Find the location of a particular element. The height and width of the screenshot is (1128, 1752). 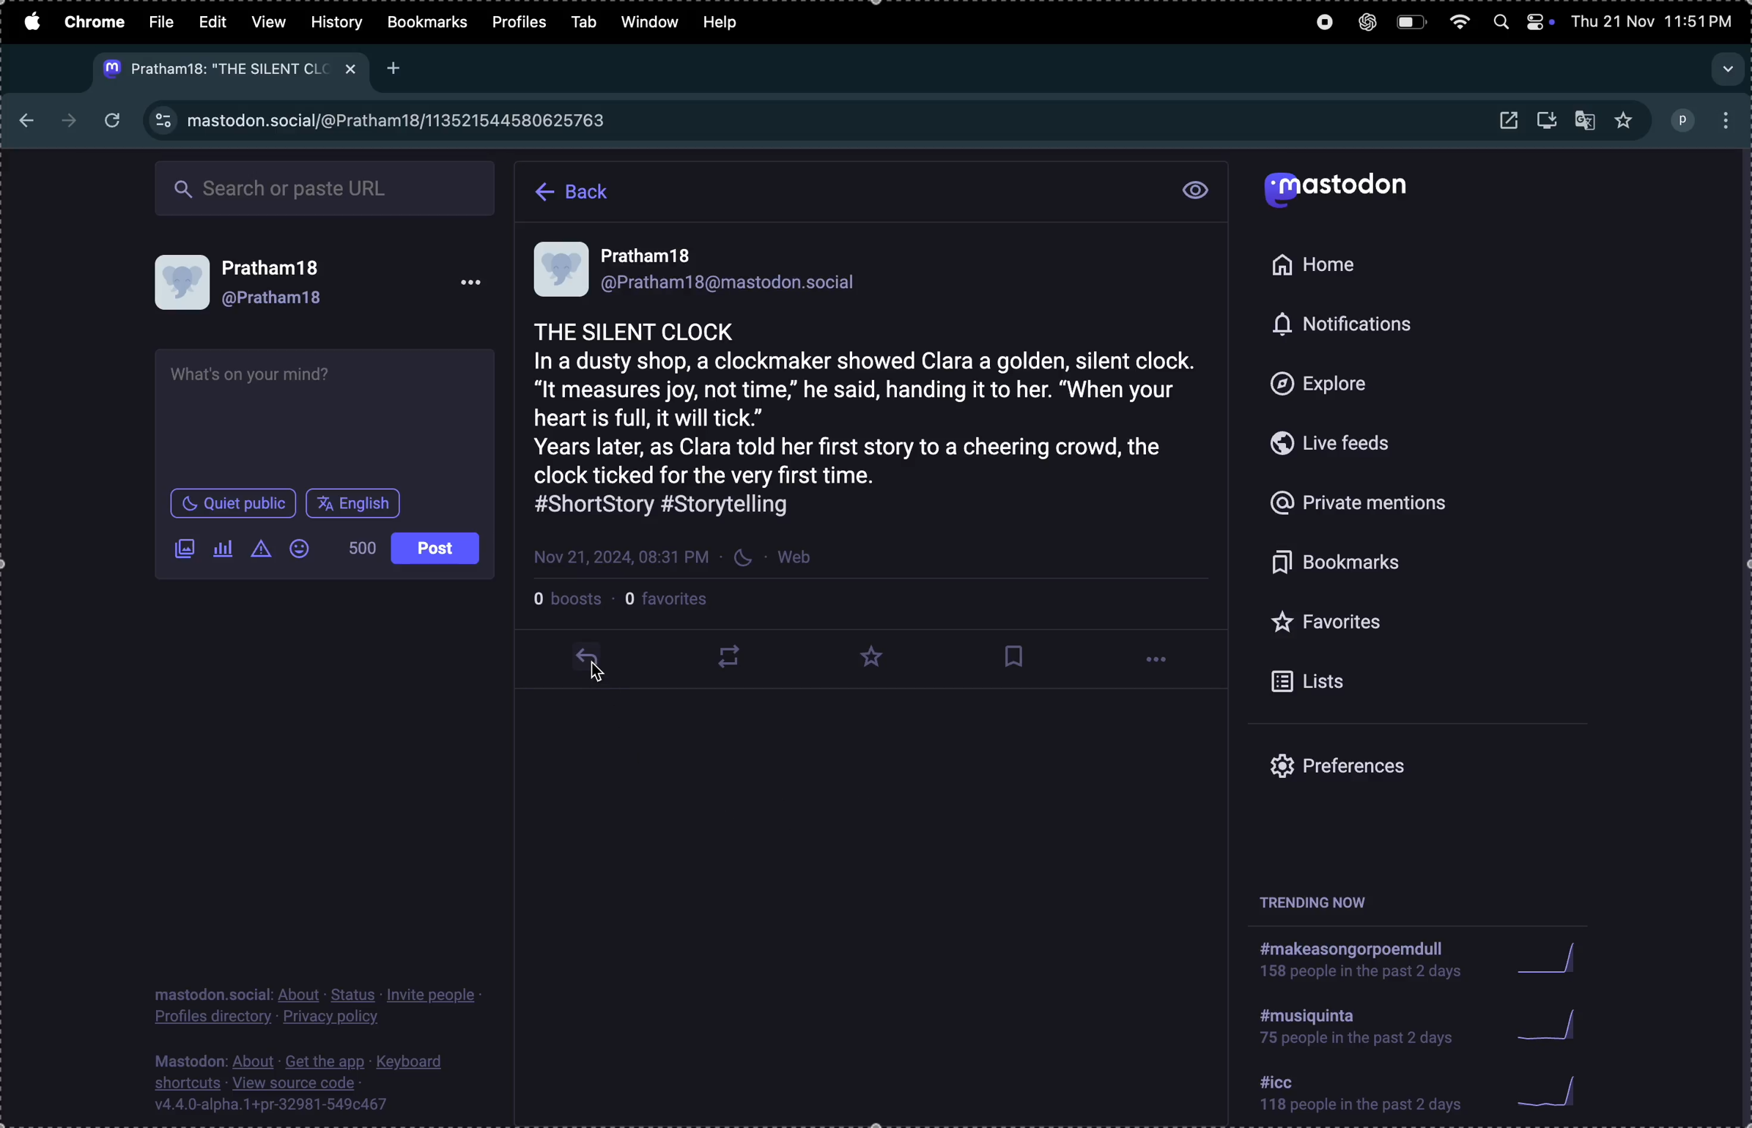

content warning is located at coordinates (259, 549).